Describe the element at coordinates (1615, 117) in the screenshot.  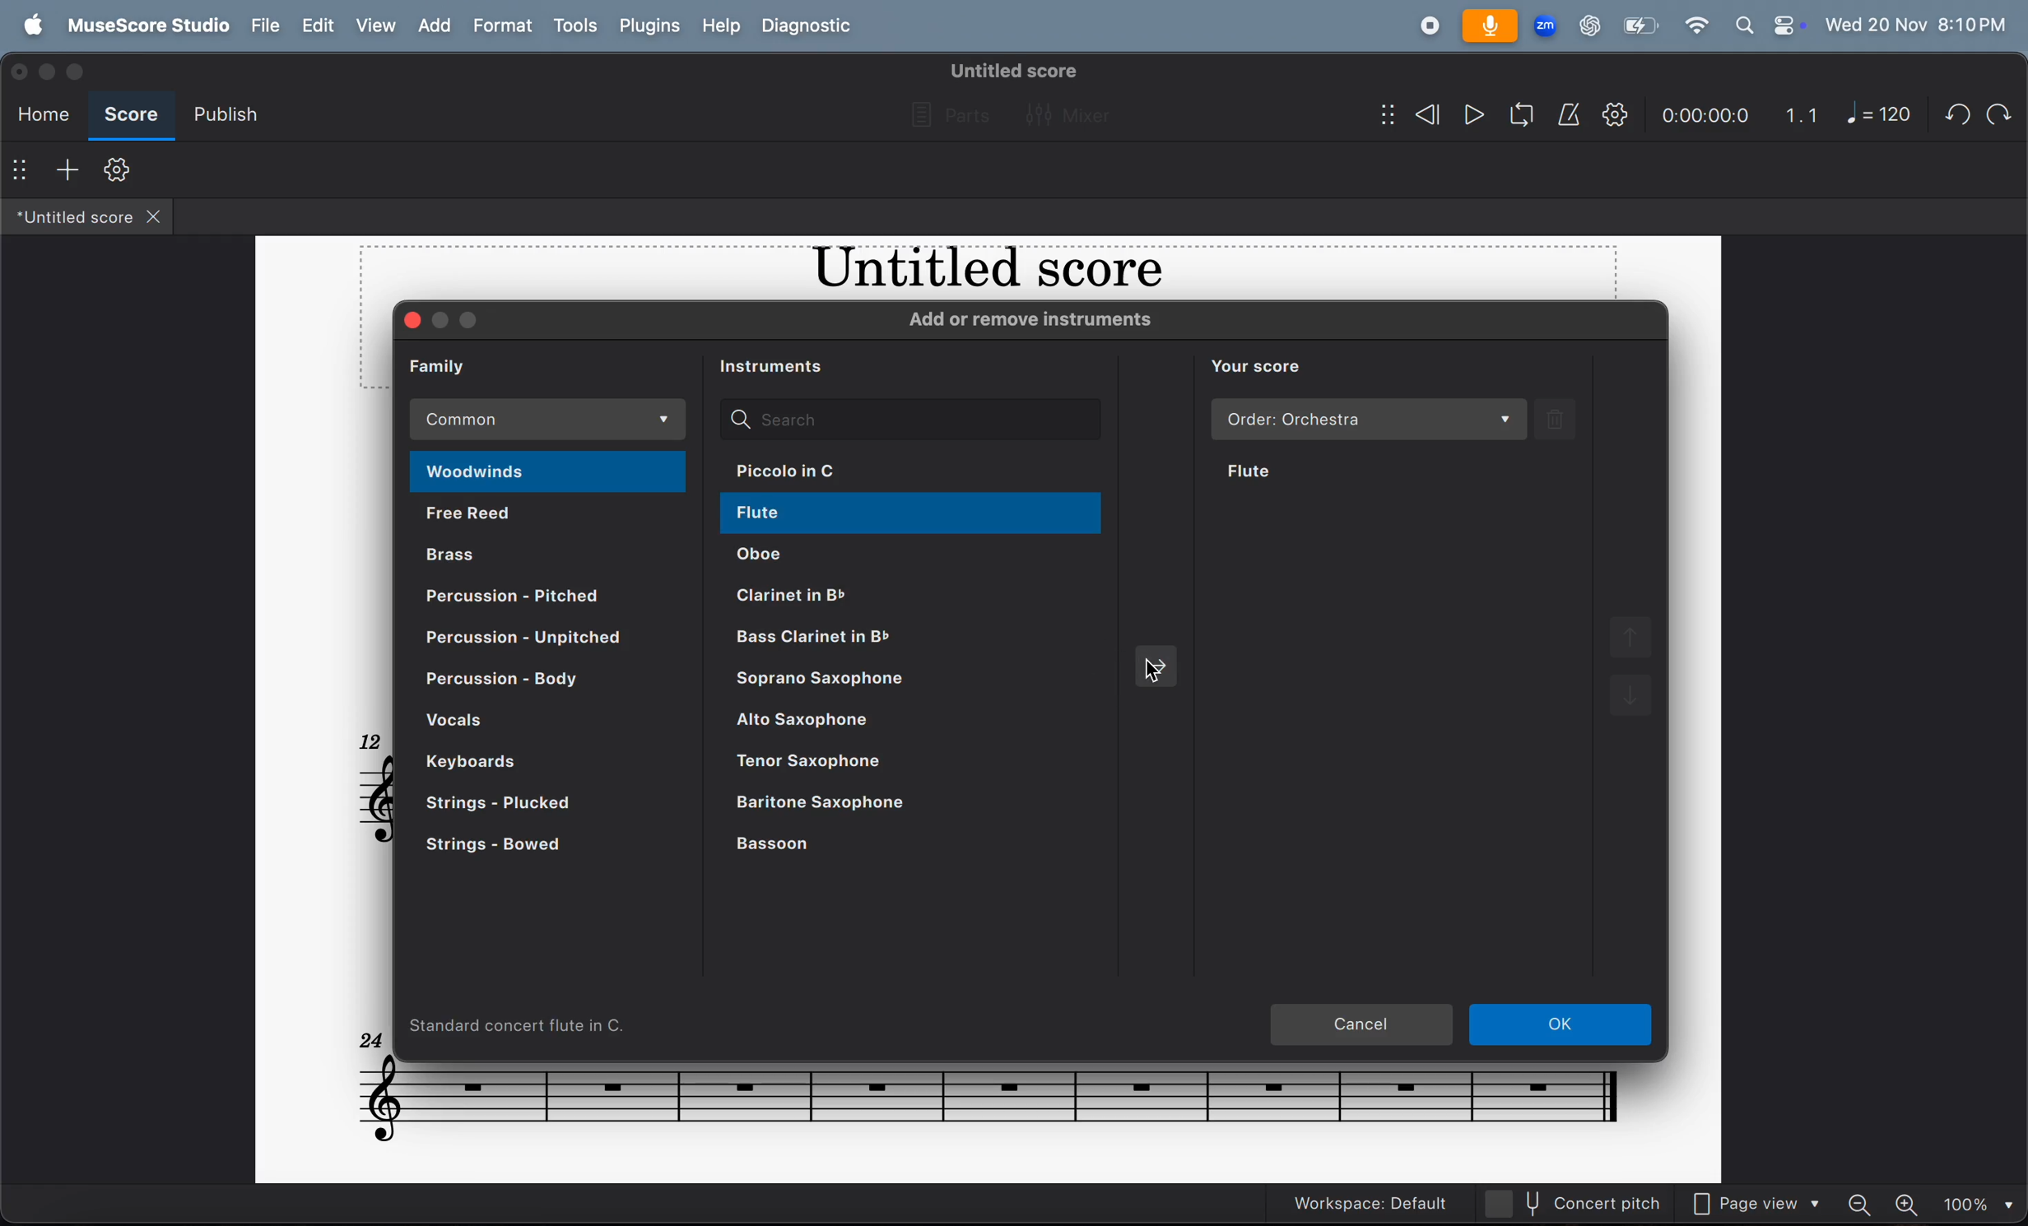
I see `playback setting` at that location.